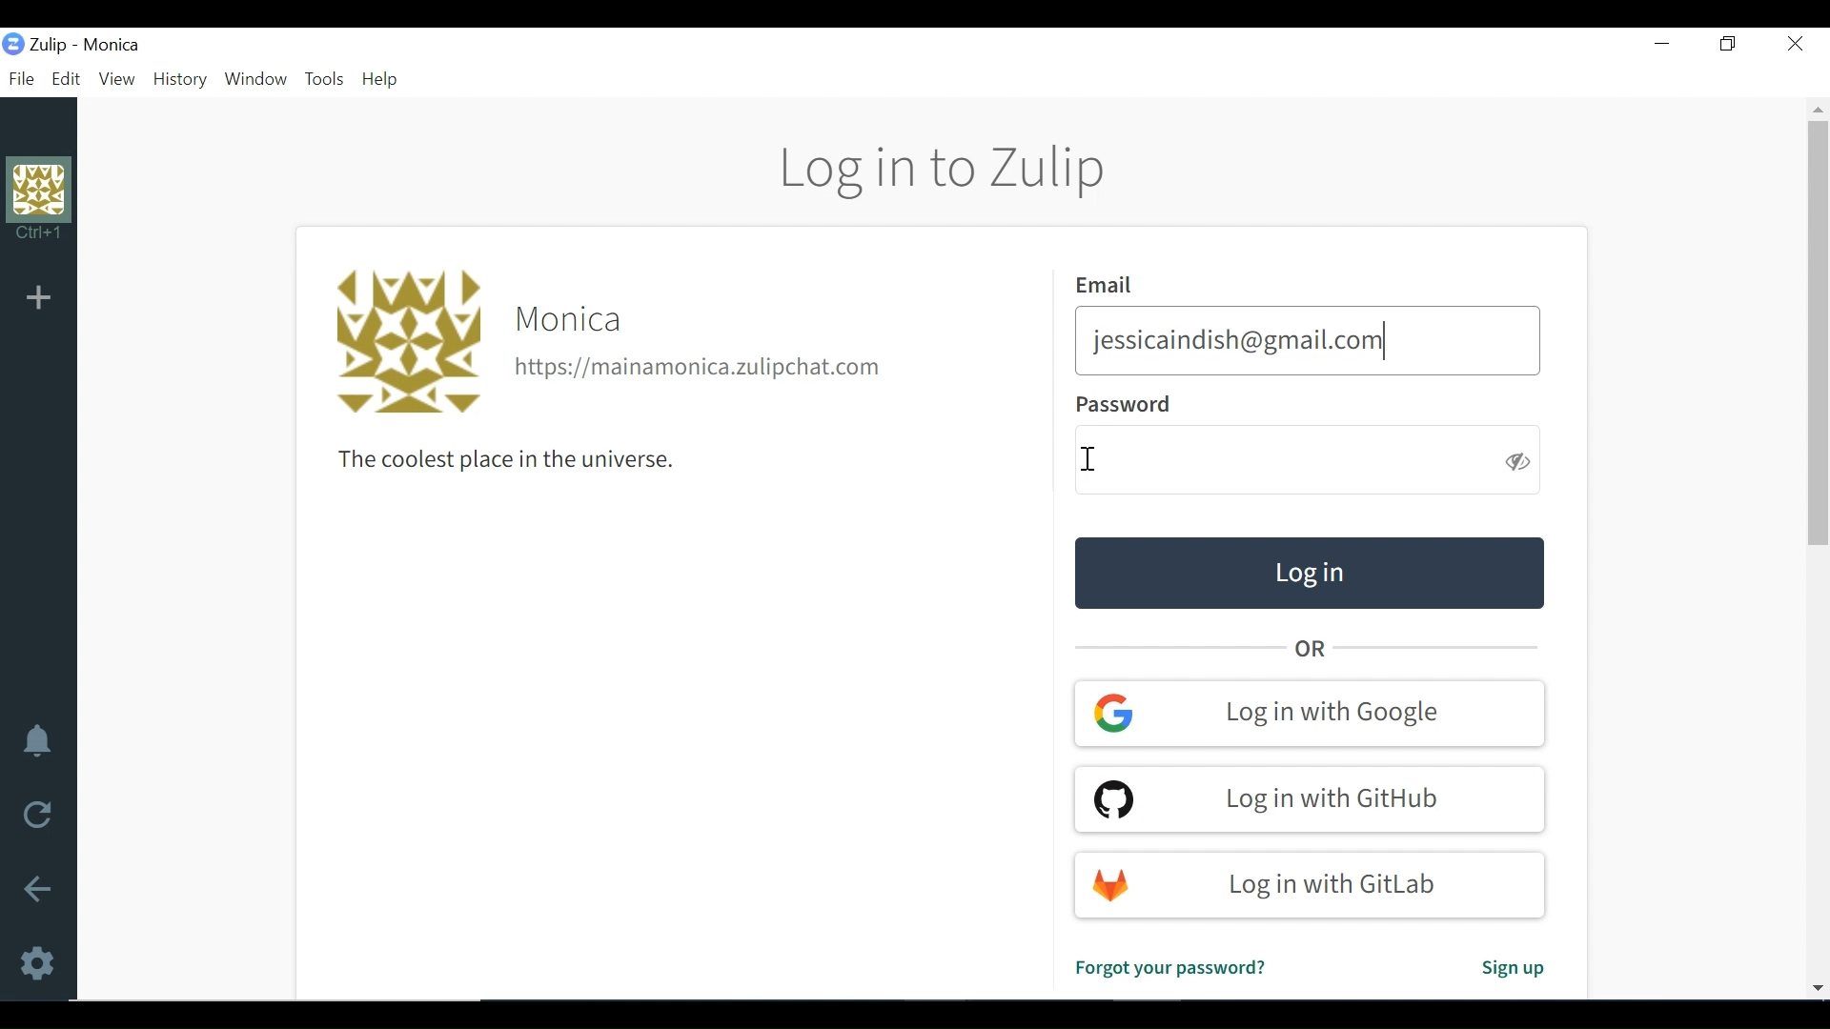 The height and width of the screenshot is (1029, 1830). What do you see at coordinates (701, 369) in the screenshot?
I see `Organisation url` at bounding box center [701, 369].